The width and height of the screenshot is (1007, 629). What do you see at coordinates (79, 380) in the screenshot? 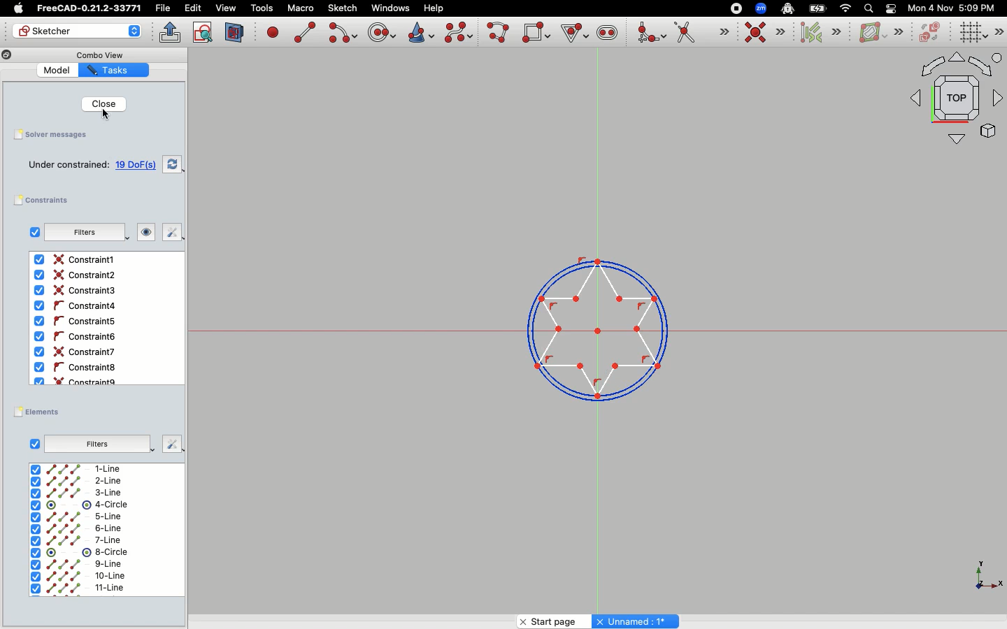
I see `Constraint9` at bounding box center [79, 380].